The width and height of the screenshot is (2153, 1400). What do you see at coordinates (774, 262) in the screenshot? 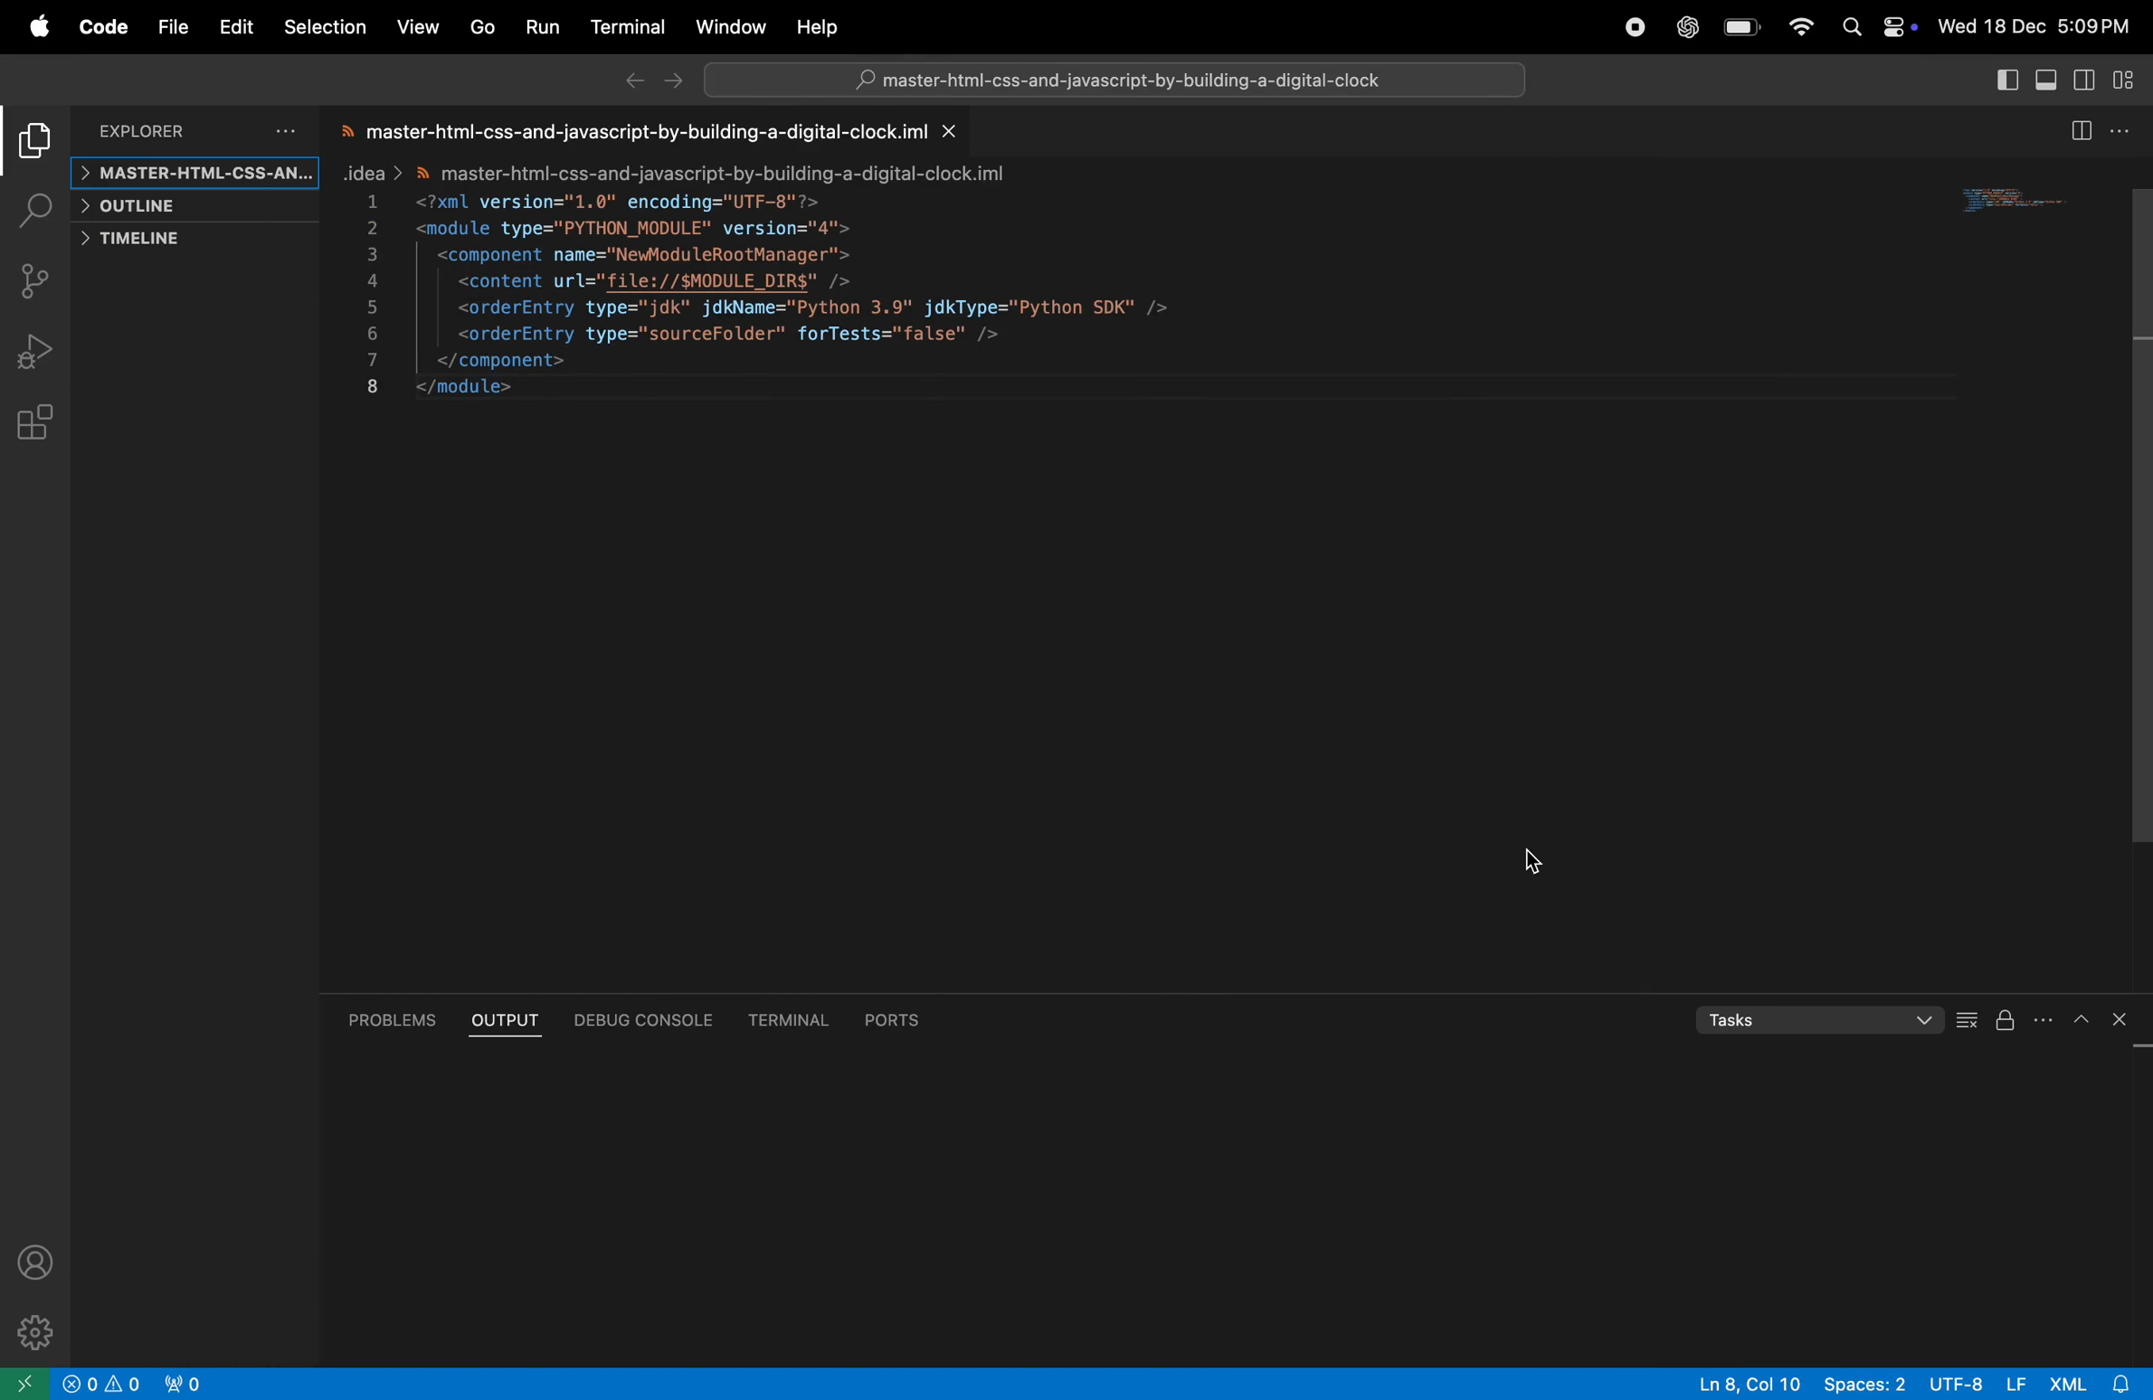
I see `code block about master file of a clock web based written in html` at bounding box center [774, 262].